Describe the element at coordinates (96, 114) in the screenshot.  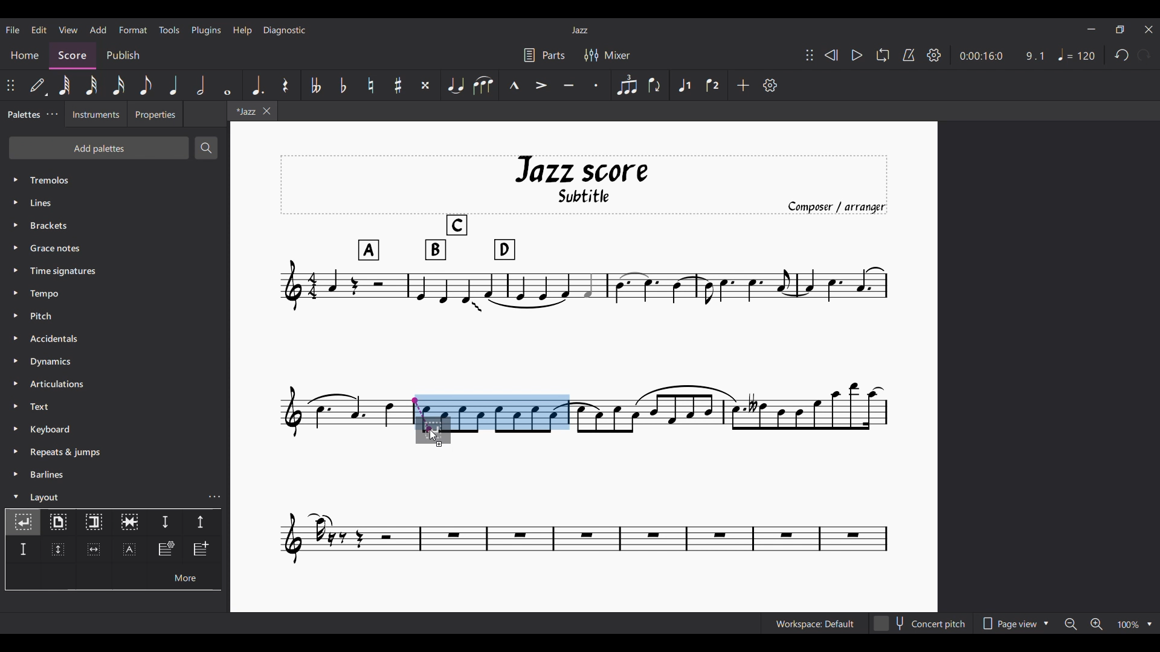
I see `Instruments` at that location.